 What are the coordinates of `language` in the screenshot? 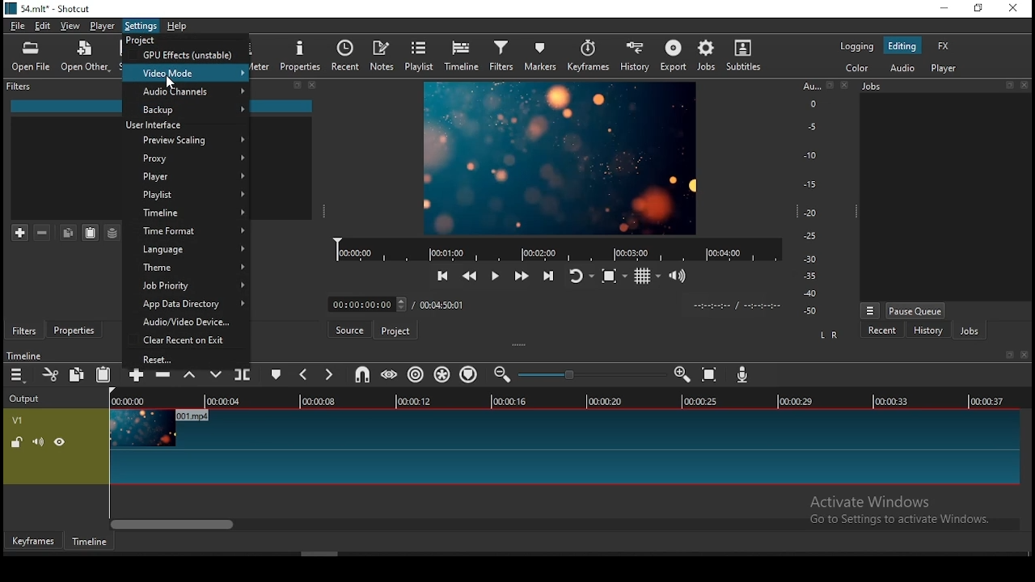 It's located at (187, 250).